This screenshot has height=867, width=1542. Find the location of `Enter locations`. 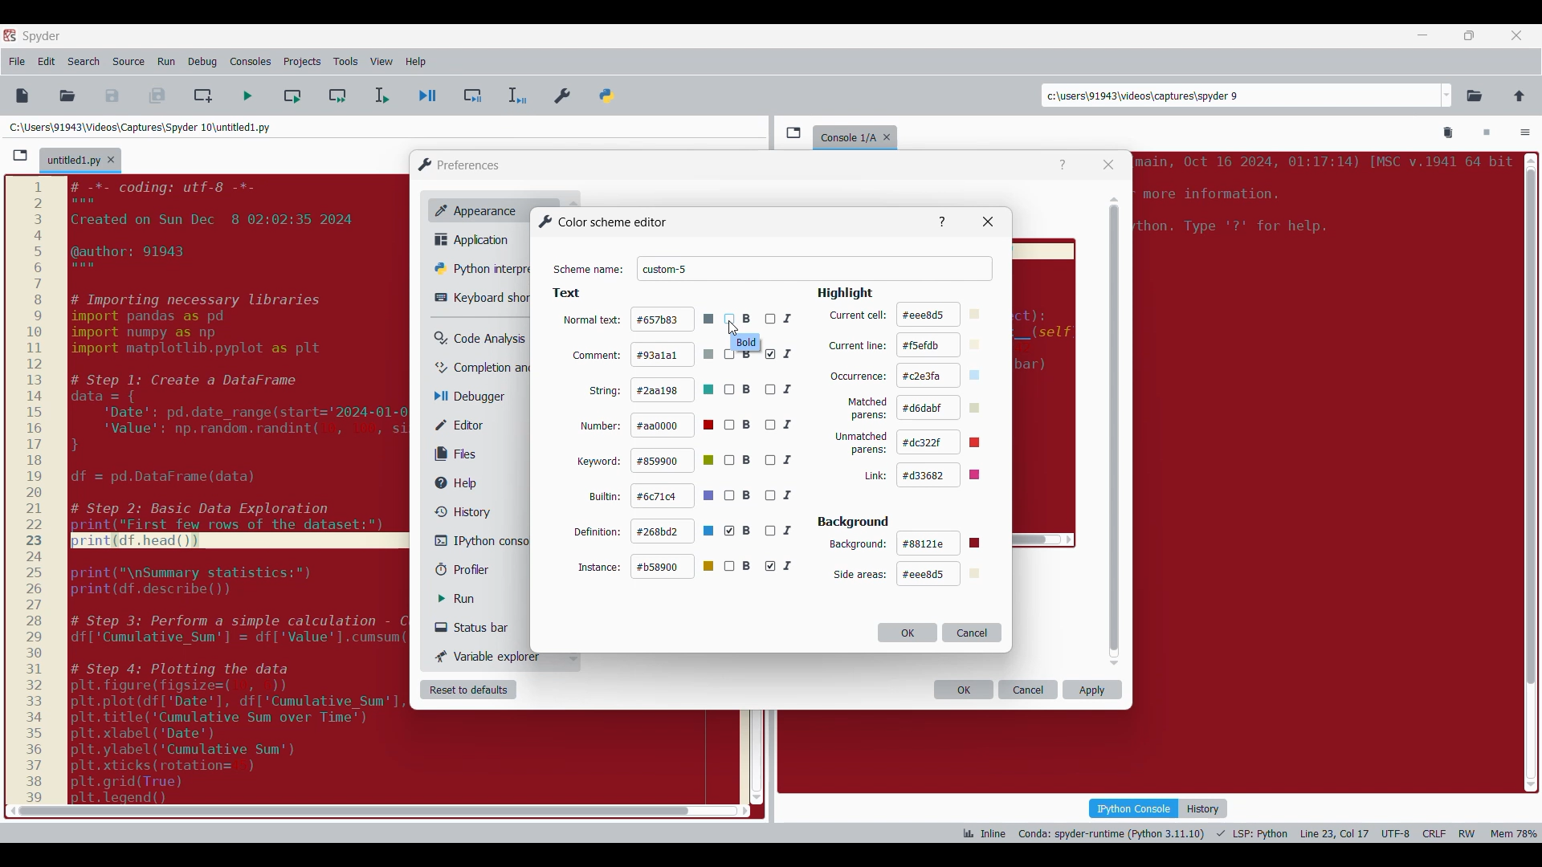

Enter locations is located at coordinates (1240, 96).